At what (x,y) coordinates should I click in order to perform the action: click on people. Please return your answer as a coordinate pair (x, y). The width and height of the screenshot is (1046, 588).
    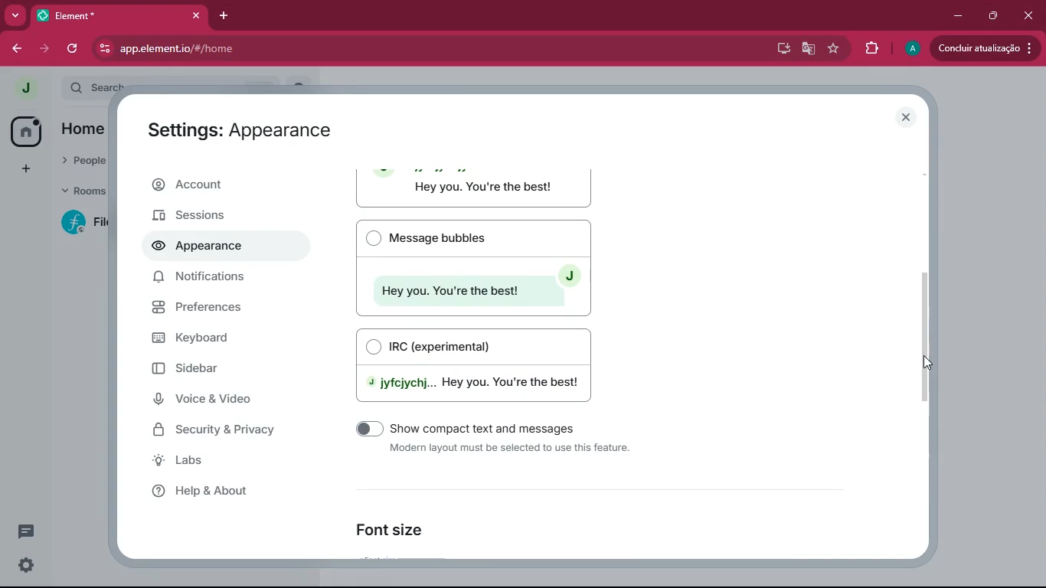
    Looking at the image, I should click on (86, 160).